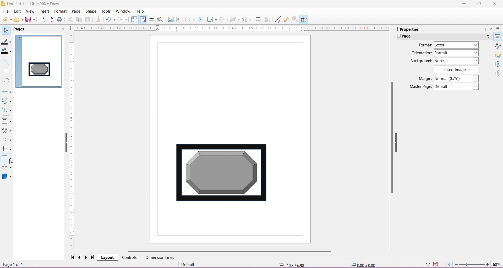  What do you see at coordinates (427, 264) in the screenshot?
I see `1:1` at bounding box center [427, 264].